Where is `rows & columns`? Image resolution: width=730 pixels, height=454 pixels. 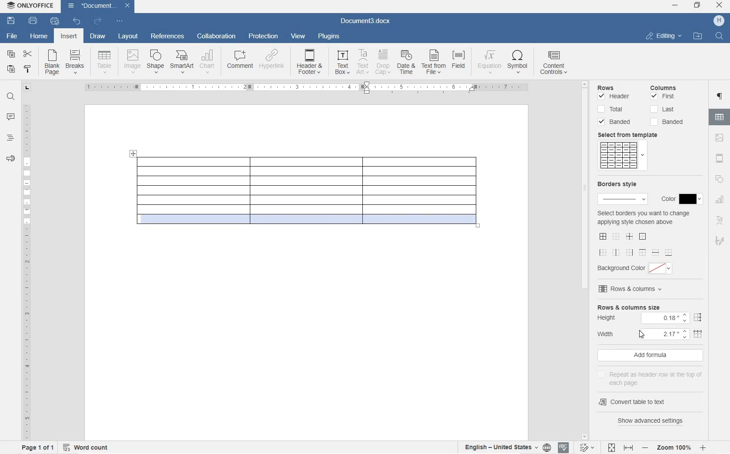 rows & columns is located at coordinates (652, 289).